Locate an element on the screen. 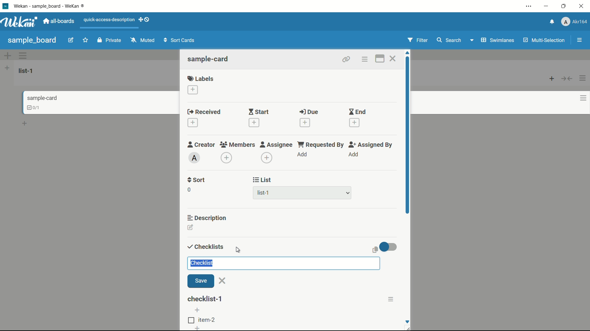 Image resolution: width=590 pixels, height=331 pixels. star is located at coordinates (86, 41).